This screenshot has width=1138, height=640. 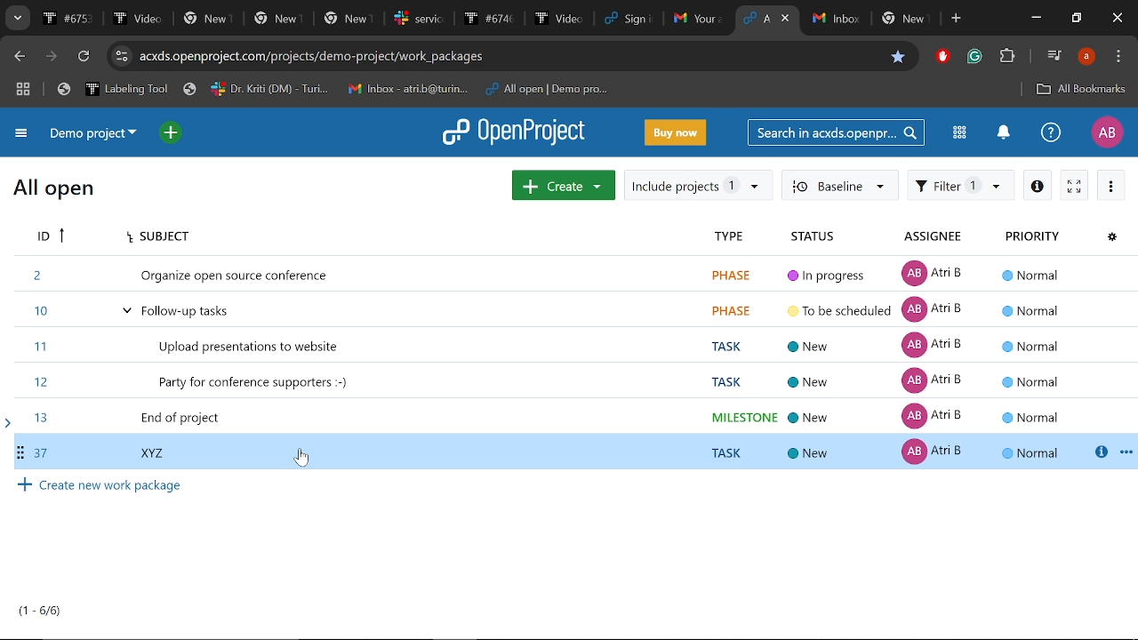 I want to click on Refresh, so click(x=86, y=57).